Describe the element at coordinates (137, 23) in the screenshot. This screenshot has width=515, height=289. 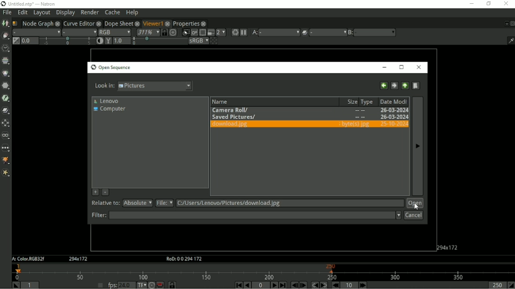
I see `close` at that location.